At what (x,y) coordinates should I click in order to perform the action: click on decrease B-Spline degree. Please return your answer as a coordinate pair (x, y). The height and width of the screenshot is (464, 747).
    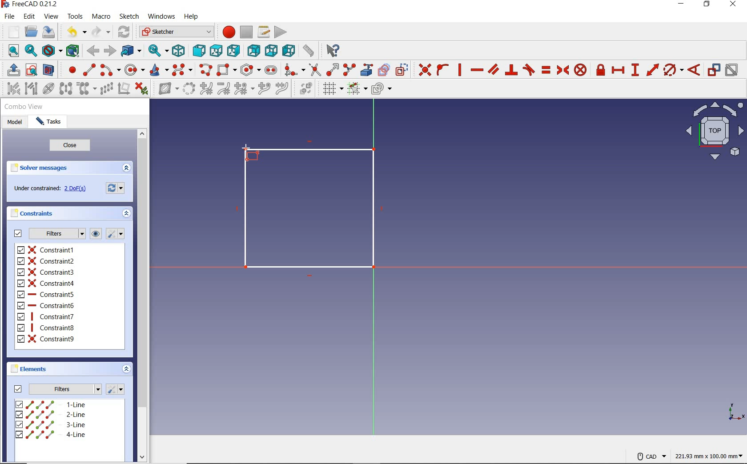
    Looking at the image, I should click on (224, 90).